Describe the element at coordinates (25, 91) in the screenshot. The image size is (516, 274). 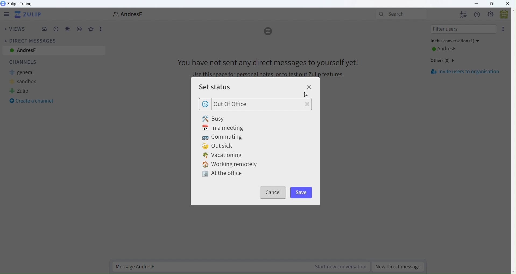
I see `Zulip` at that location.